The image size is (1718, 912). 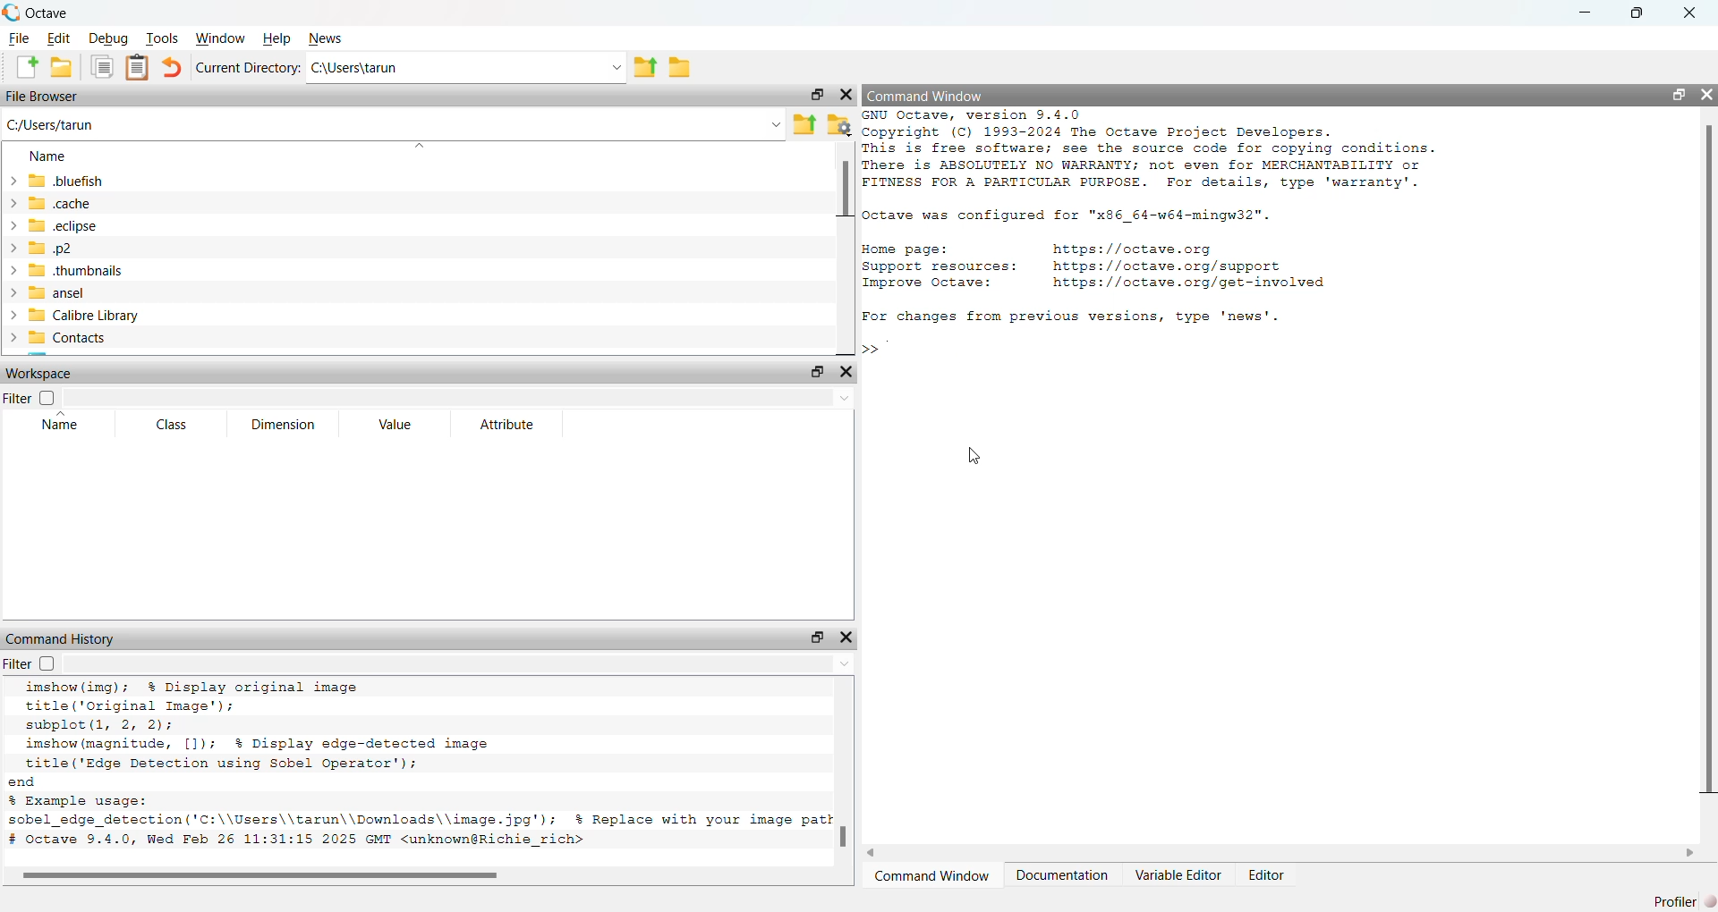 What do you see at coordinates (1265, 876) in the screenshot?
I see `editor` at bounding box center [1265, 876].